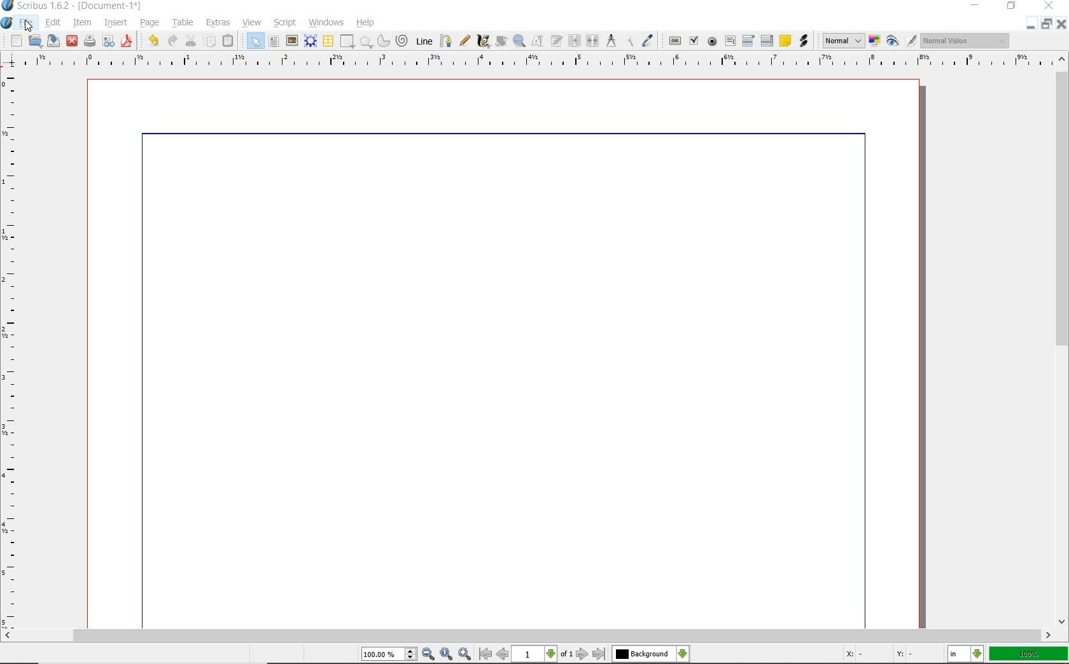 This screenshot has width=1069, height=664. What do you see at coordinates (902, 41) in the screenshot?
I see `preview mode` at bounding box center [902, 41].